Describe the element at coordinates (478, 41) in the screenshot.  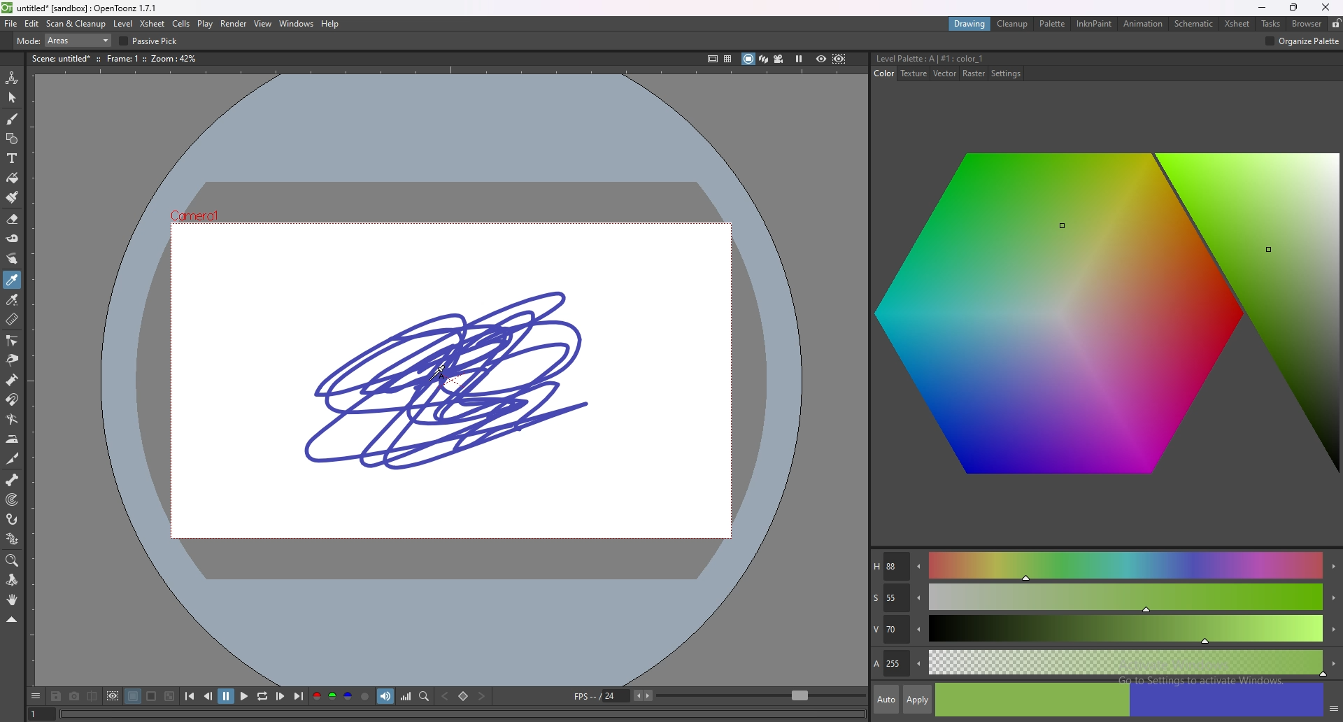
I see `scale` at that location.